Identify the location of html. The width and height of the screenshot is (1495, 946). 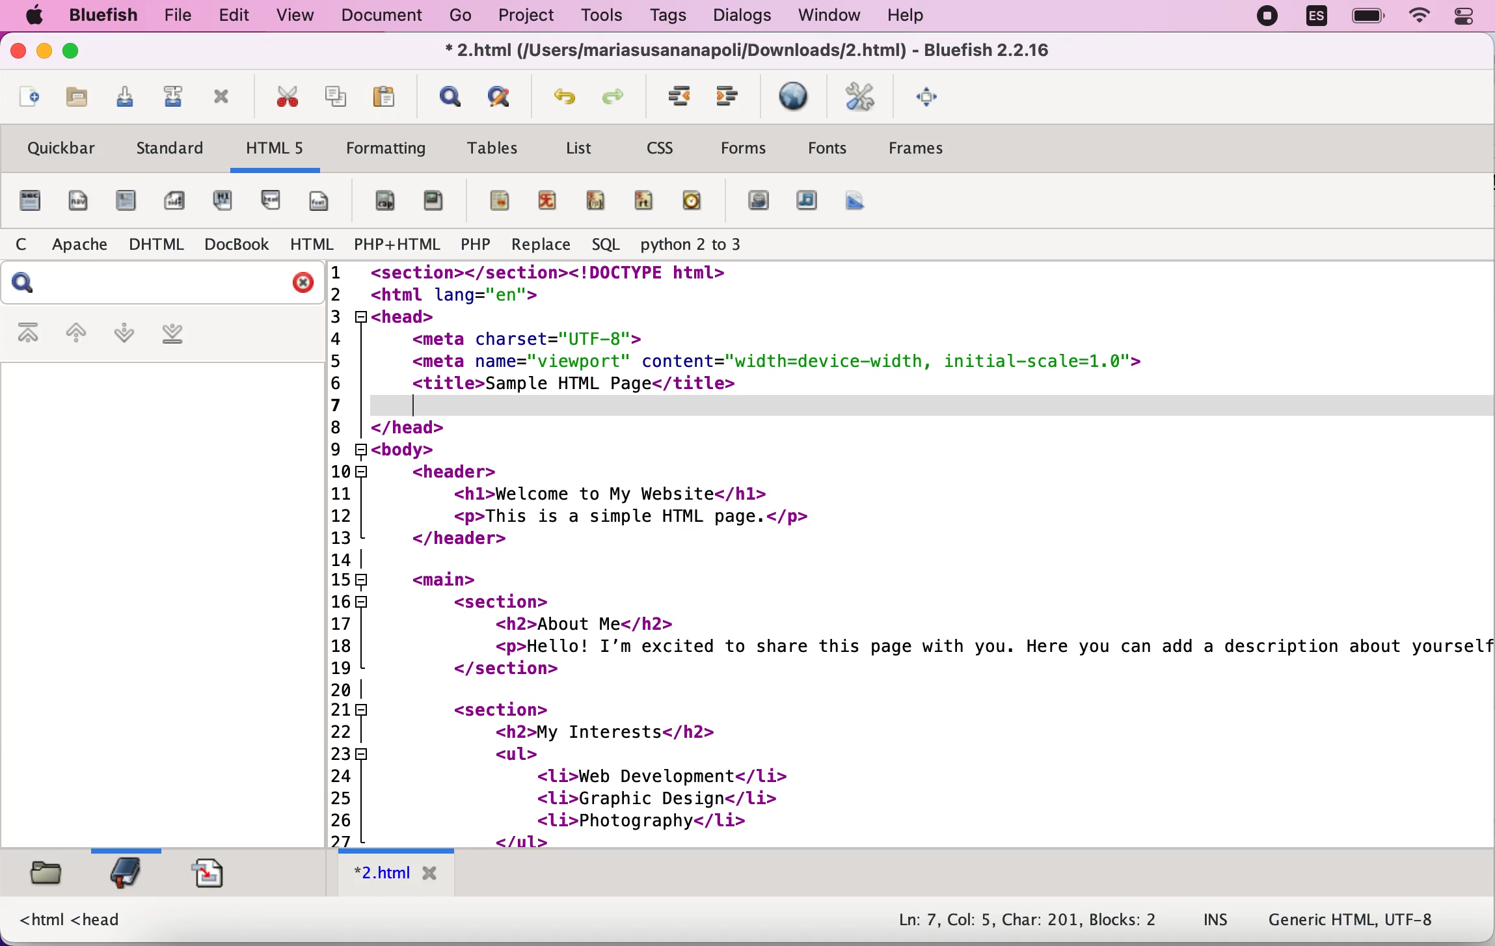
(312, 245).